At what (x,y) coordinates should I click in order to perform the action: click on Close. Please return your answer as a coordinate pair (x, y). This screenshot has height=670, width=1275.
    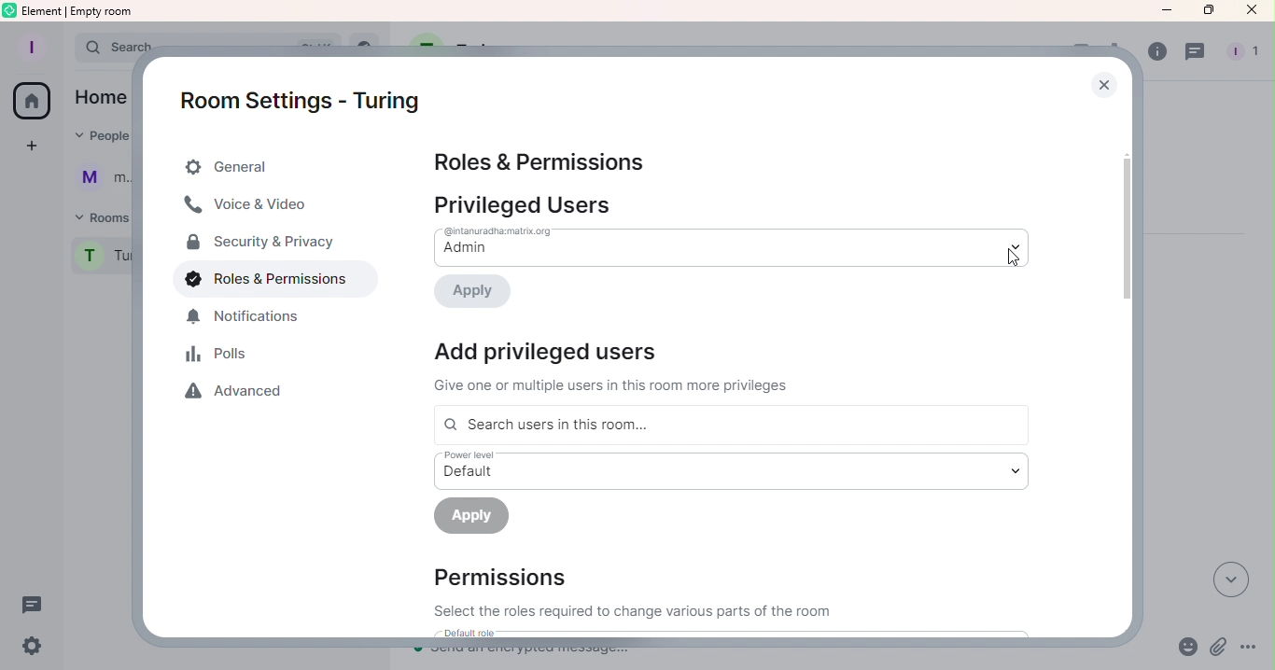
    Looking at the image, I should click on (1248, 10).